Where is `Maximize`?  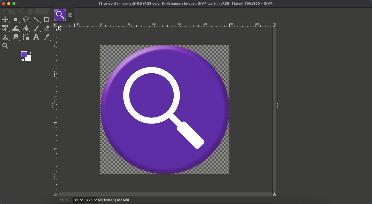
Maximize is located at coordinates (14, 4).